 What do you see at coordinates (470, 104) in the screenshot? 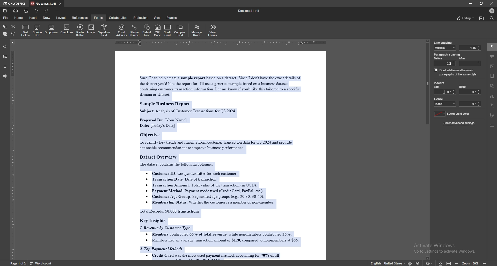
I see `indent space` at bounding box center [470, 104].